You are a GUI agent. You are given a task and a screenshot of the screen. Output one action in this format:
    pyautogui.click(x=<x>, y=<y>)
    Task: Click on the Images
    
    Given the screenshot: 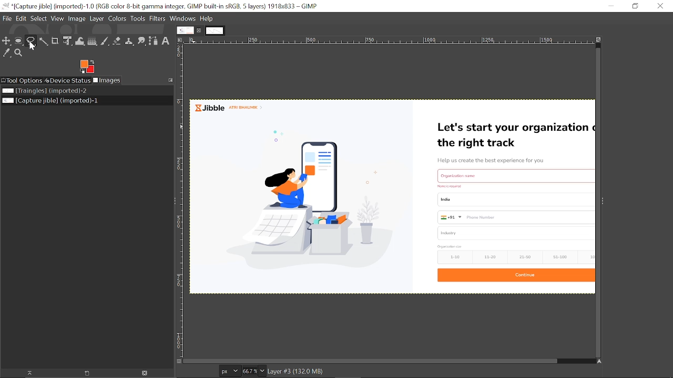 What is the action you would take?
    pyautogui.click(x=107, y=80)
    